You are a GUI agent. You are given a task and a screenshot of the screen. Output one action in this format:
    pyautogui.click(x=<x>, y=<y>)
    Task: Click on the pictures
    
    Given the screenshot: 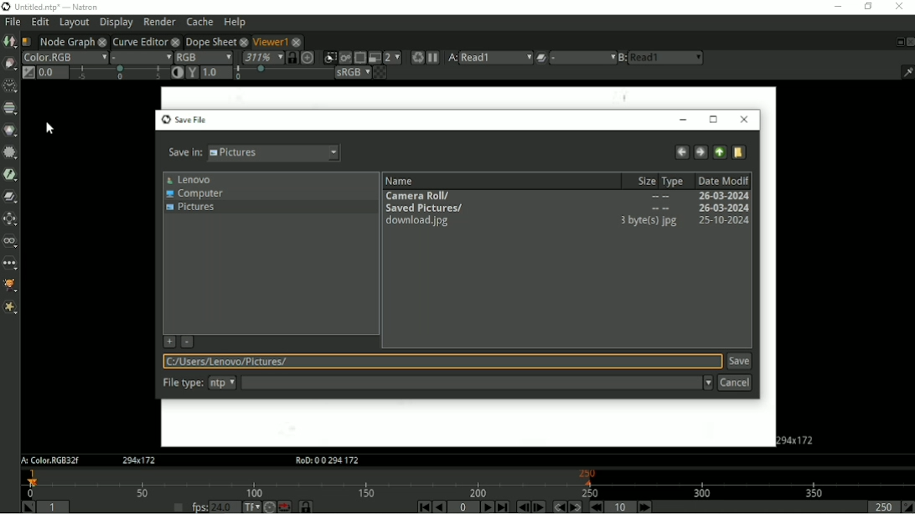 What is the action you would take?
    pyautogui.click(x=284, y=154)
    